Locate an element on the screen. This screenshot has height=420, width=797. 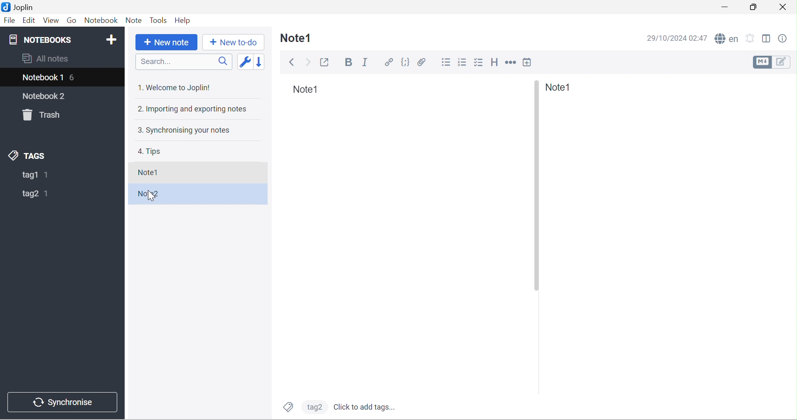
+New Note is located at coordinates (166, 43).